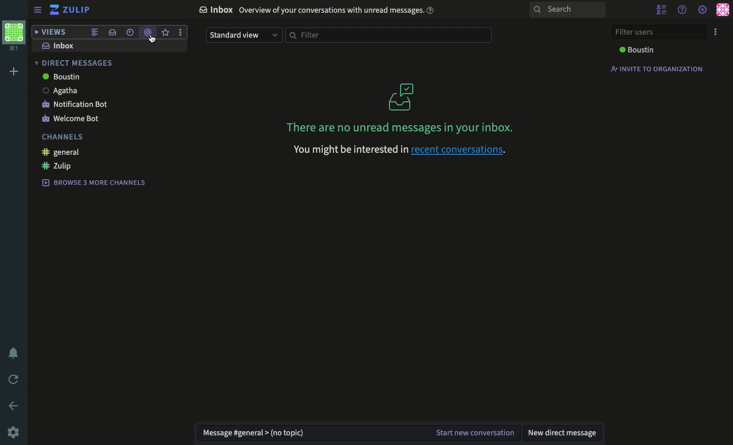 The image size is (733, 445). What do you see at coordinates (62, 90) in the screenshot?
I see `Agatha` at bounding box center [62, 90].